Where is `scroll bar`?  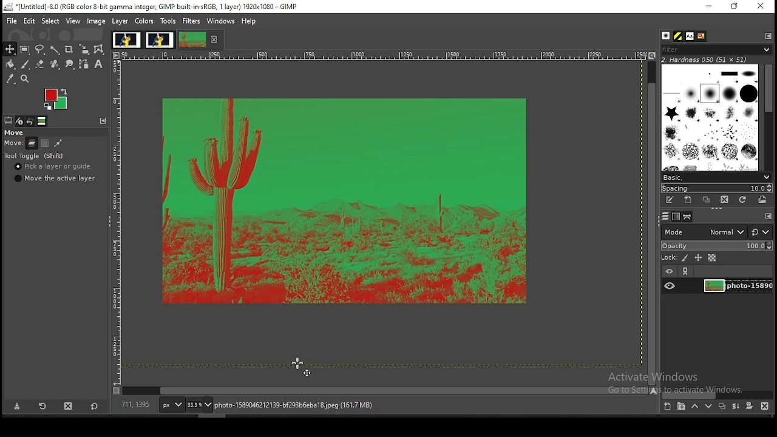 scroll bar is located at coordinates (386, 391).